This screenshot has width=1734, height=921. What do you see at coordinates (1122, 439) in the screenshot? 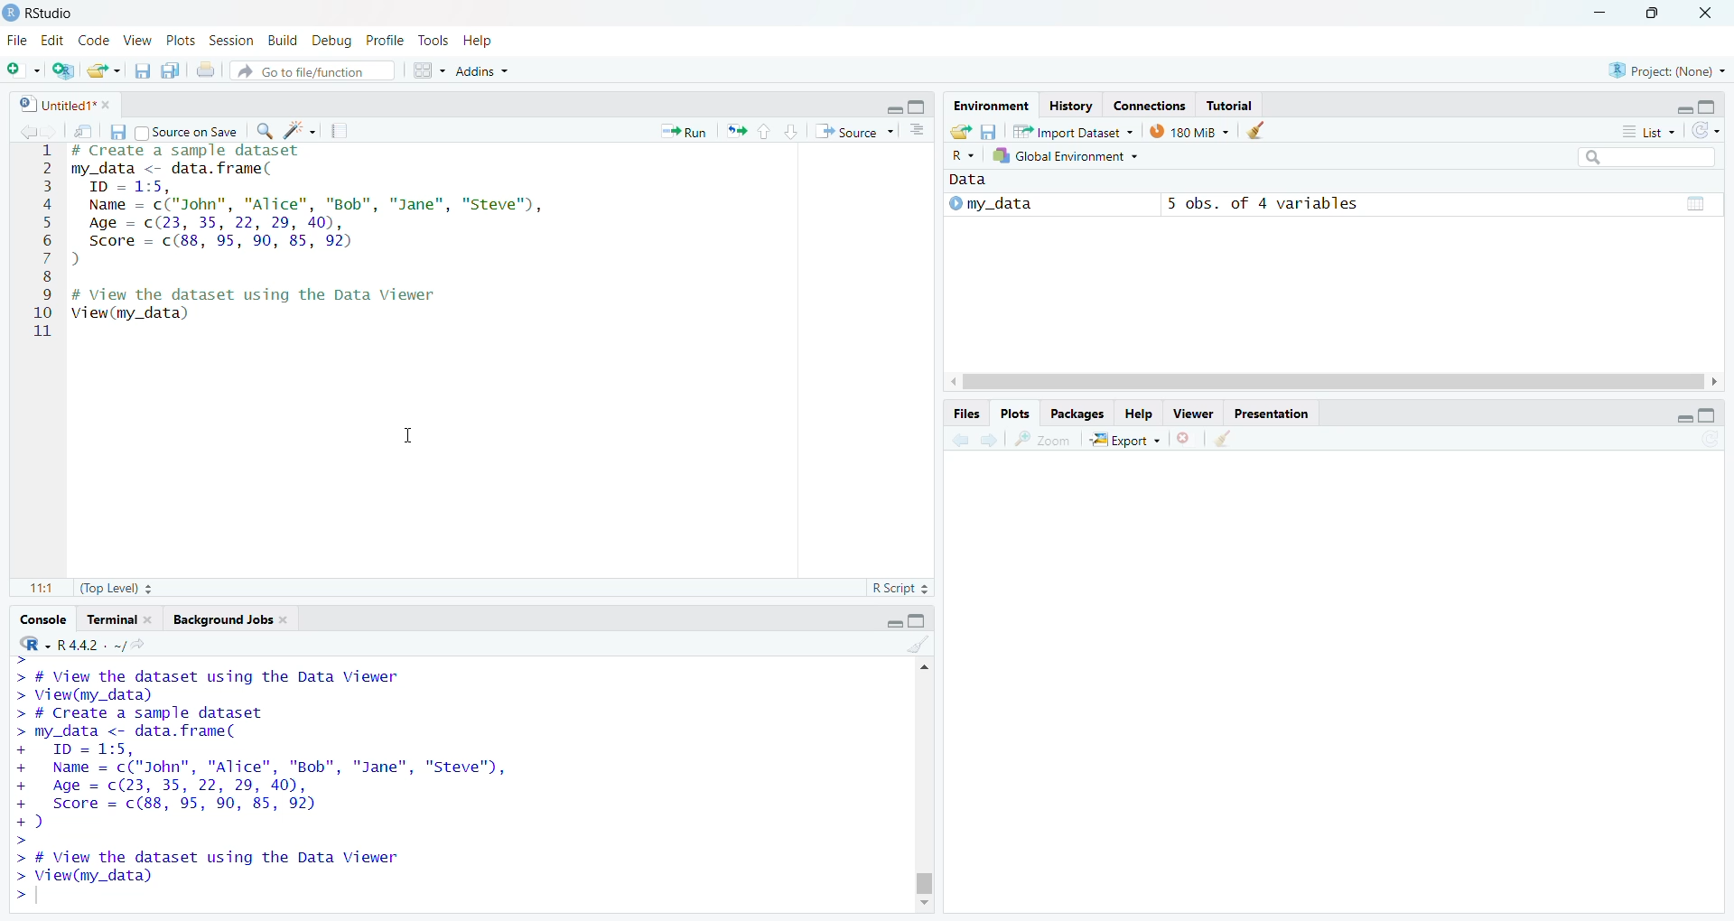
I see `Export` at bounding box center [1122, 439].